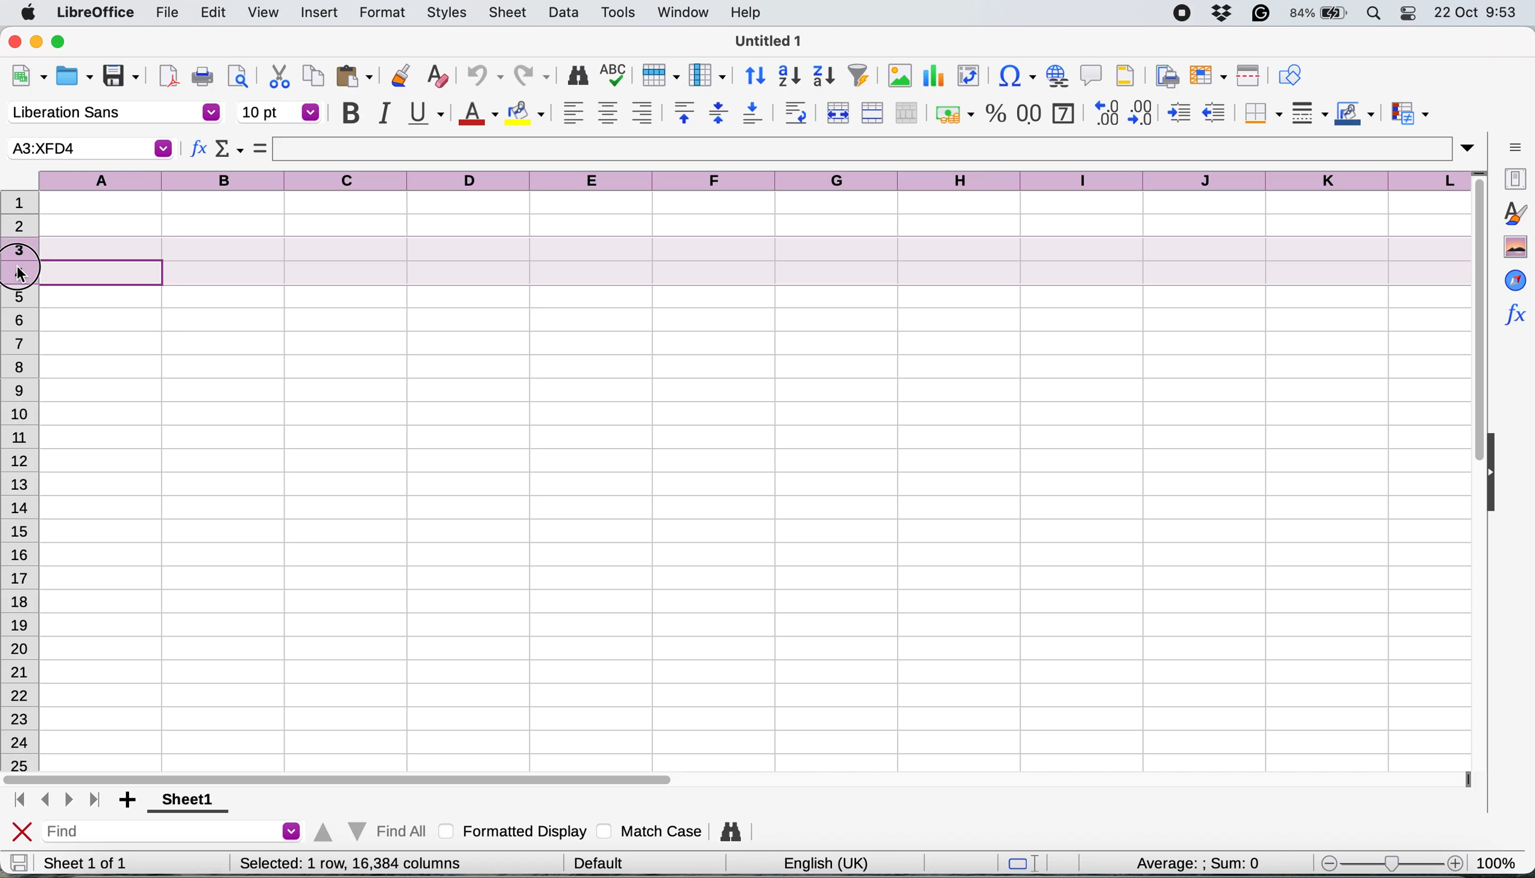 The image size is (1535, 878). What do you see at coordinates (215, 12) in the screenshot?
I see `edit` at bounding box center [215, 12].